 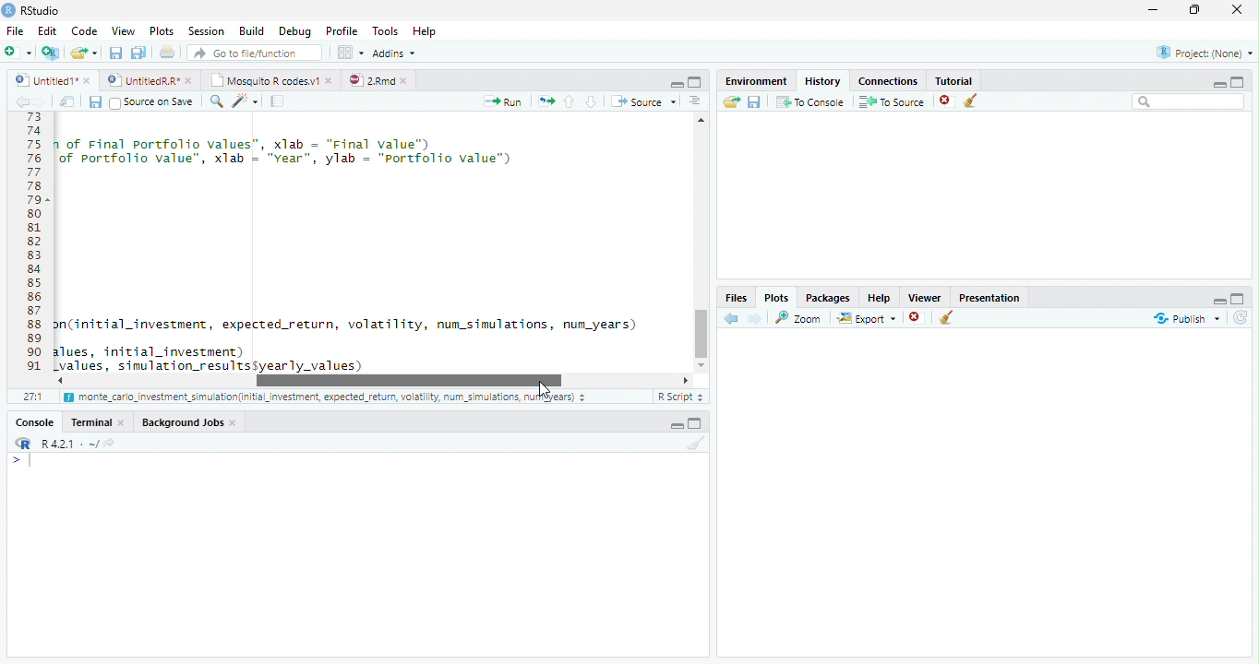 What do you see at coordinates (545, 101) in the screenshot?
I see `Re-run the previous code region` at bounding box center [545, 101].